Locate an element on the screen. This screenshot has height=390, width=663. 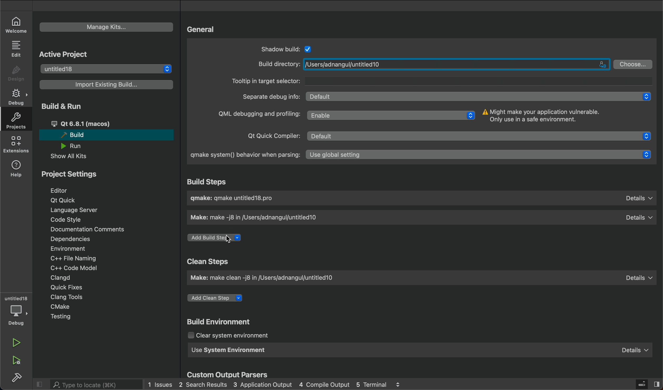
untitled is located at coordinates (15, 298).